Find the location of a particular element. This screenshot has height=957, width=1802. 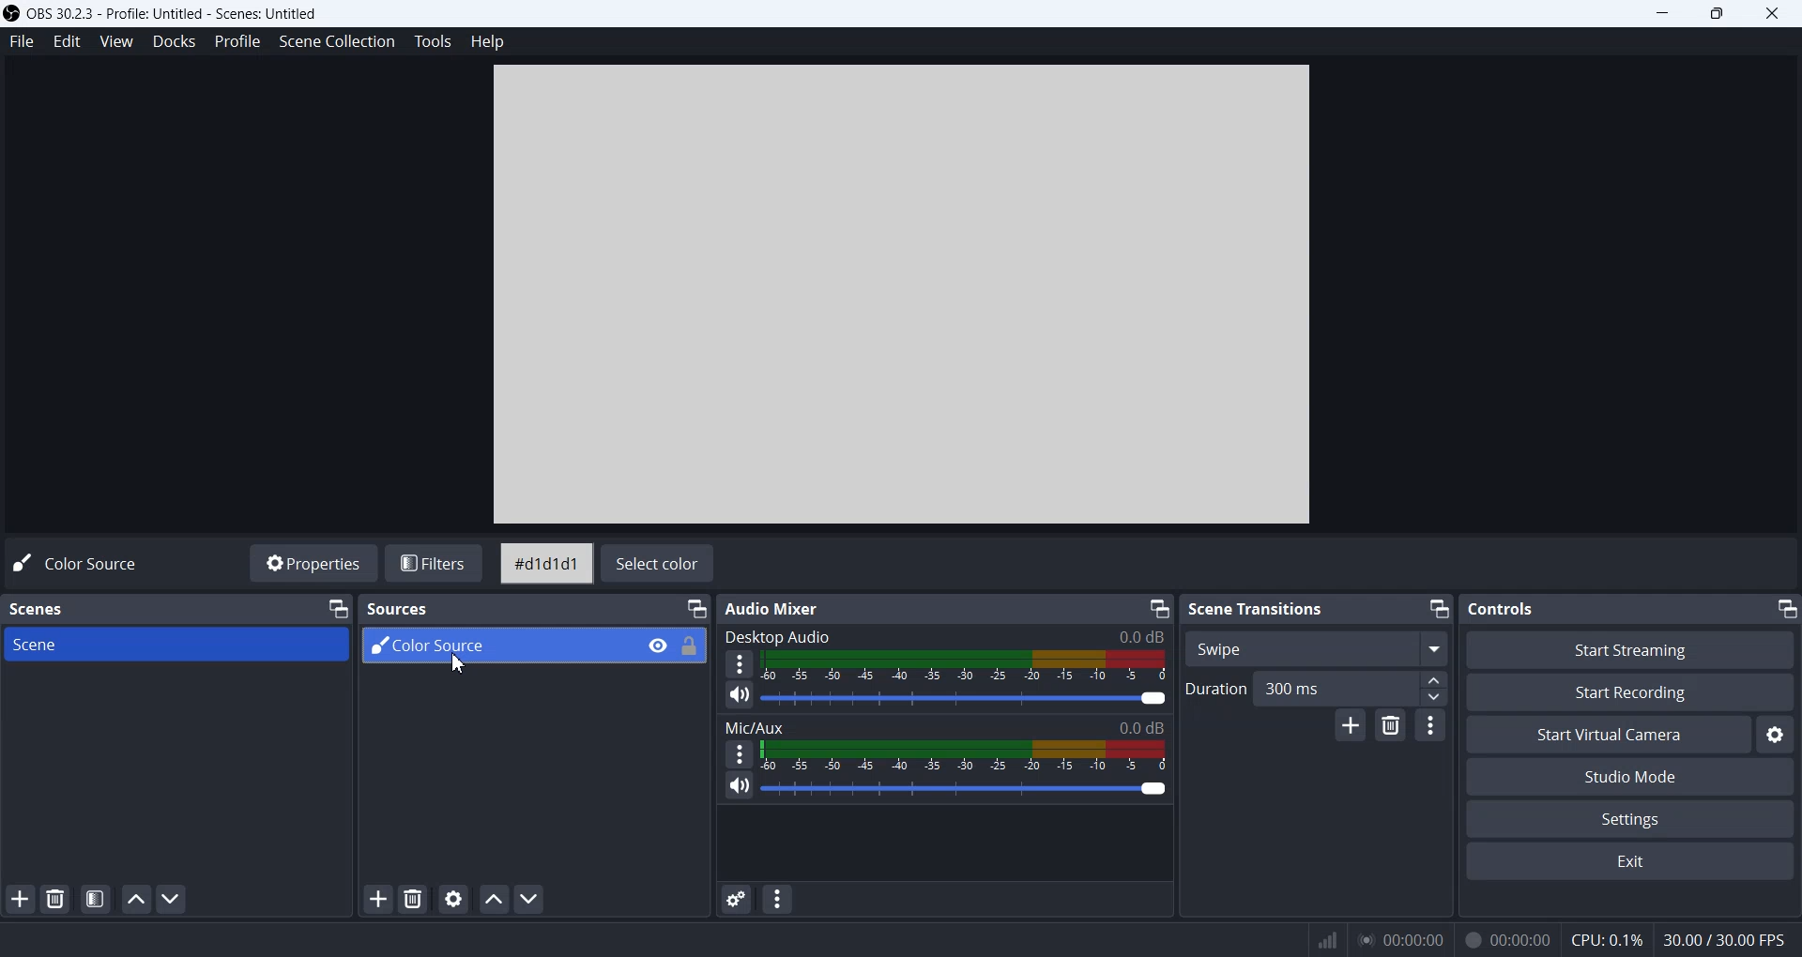

Volume Indicator is located at coordinates (968, 667).